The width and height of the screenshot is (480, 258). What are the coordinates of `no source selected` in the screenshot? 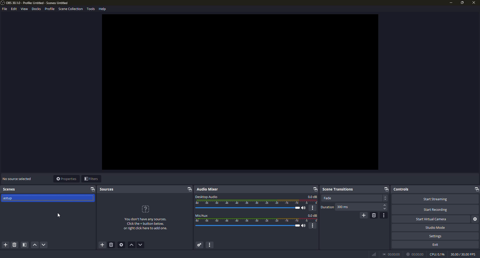 It's located at (17, 178).